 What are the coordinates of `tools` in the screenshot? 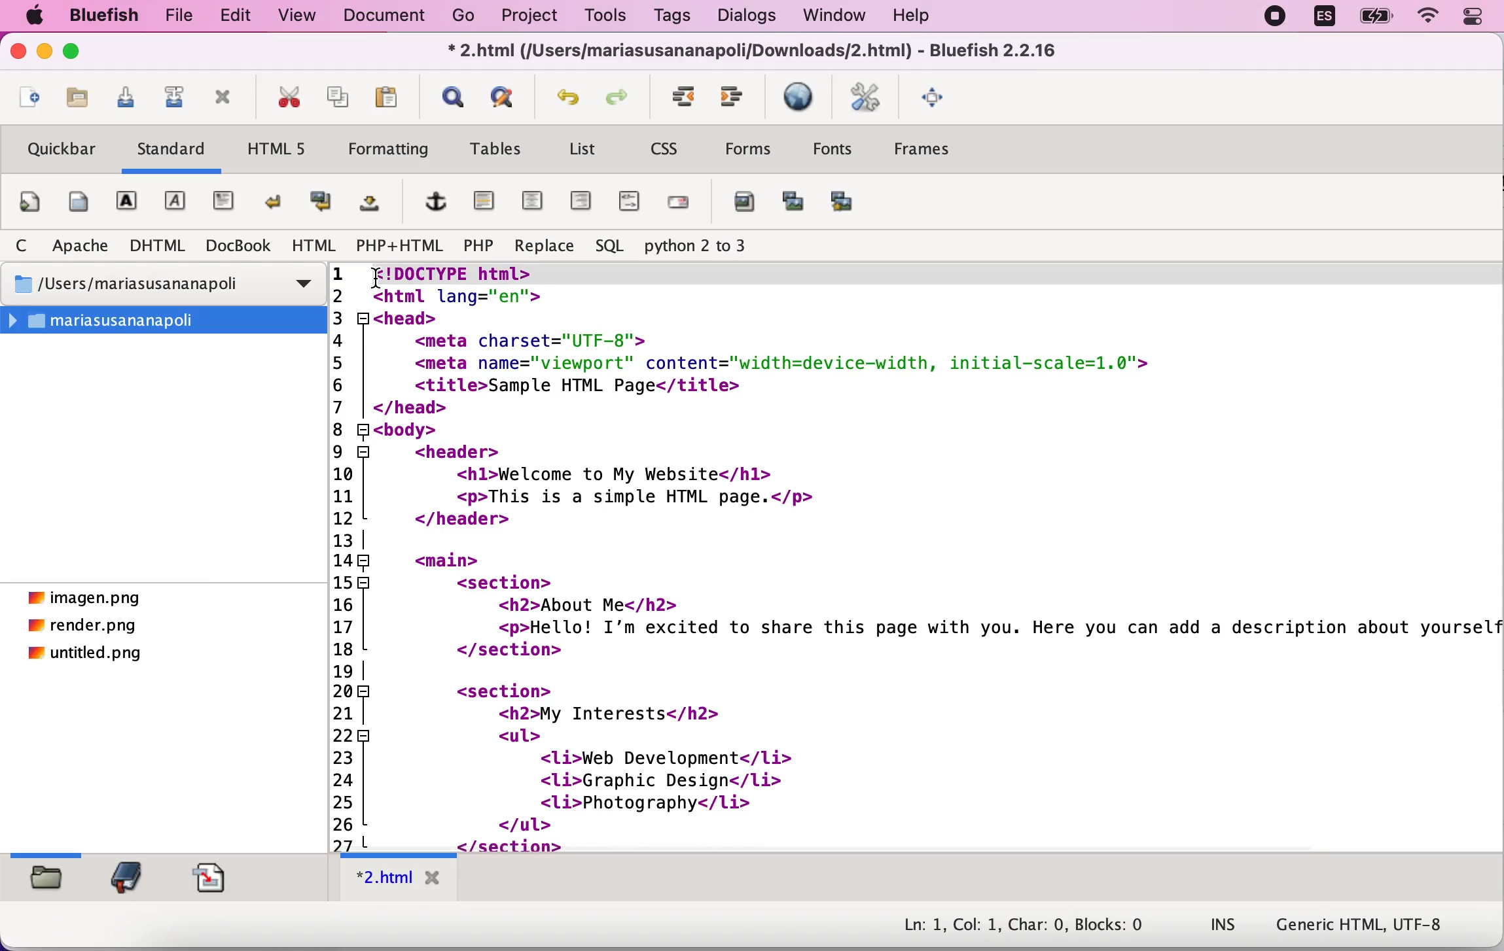 It's located at (609, 14).